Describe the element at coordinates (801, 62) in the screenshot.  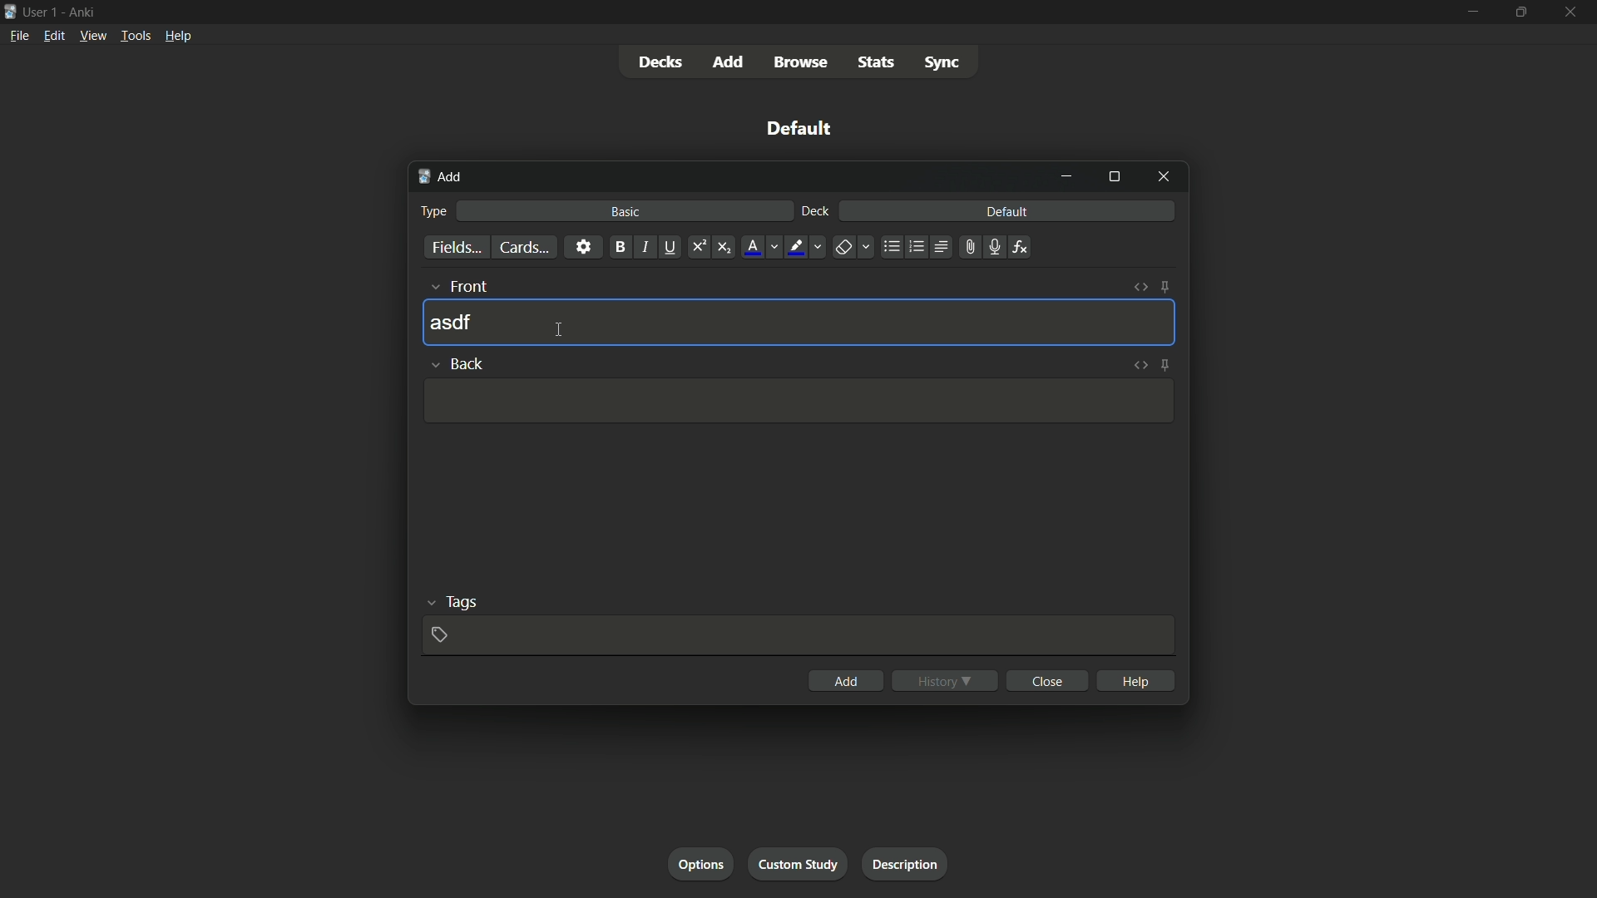
I see `browse` at that location.